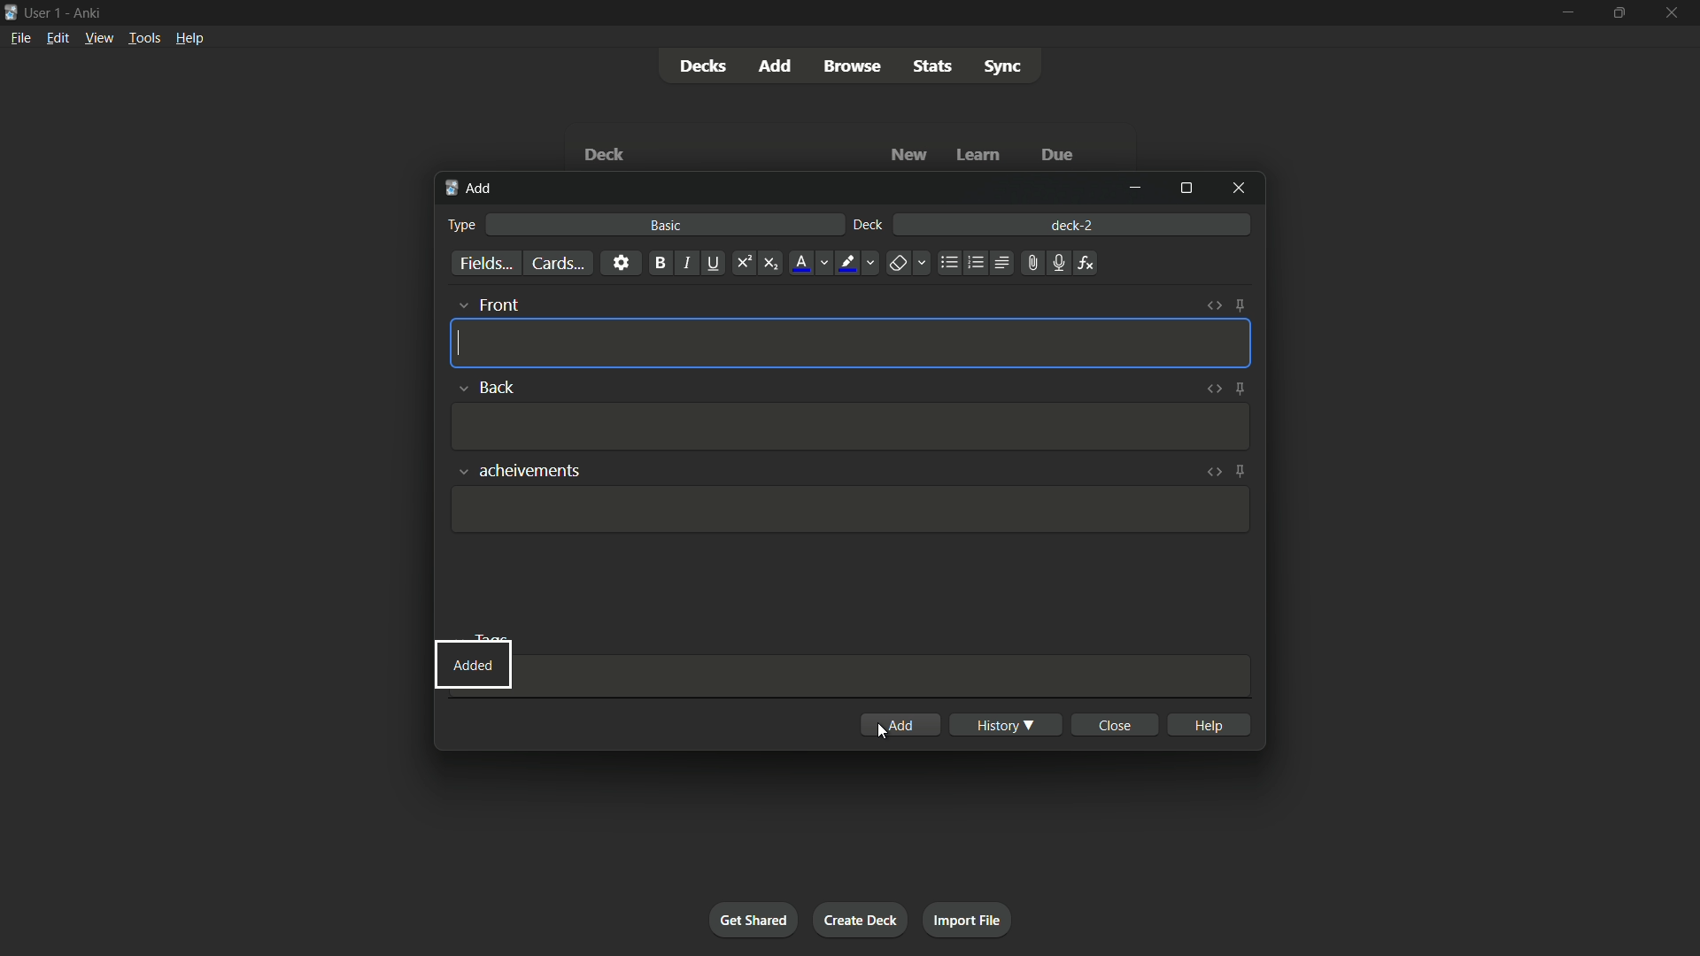  What do you see at coordinates (977, 155) in the screenshot?
I see `Learn` at bounding box center [977, 155].